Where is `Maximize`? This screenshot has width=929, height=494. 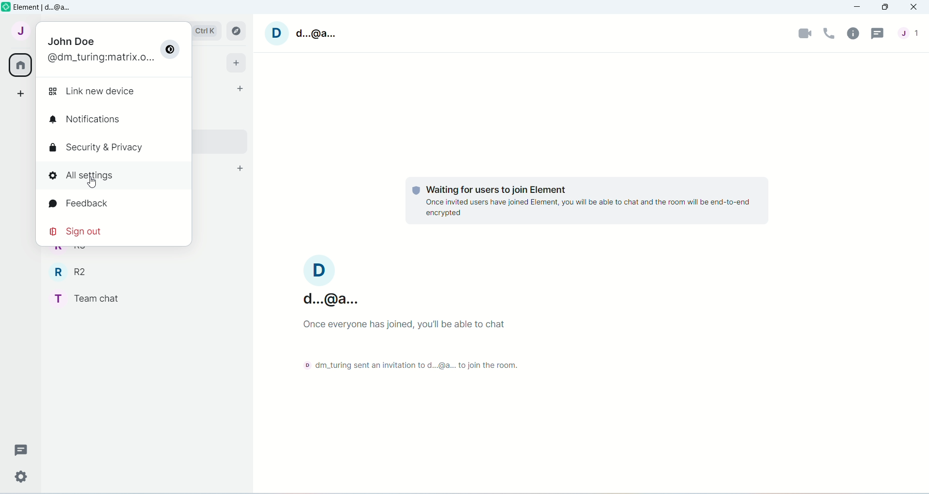
Maximize is located at coordinates (887, 7).